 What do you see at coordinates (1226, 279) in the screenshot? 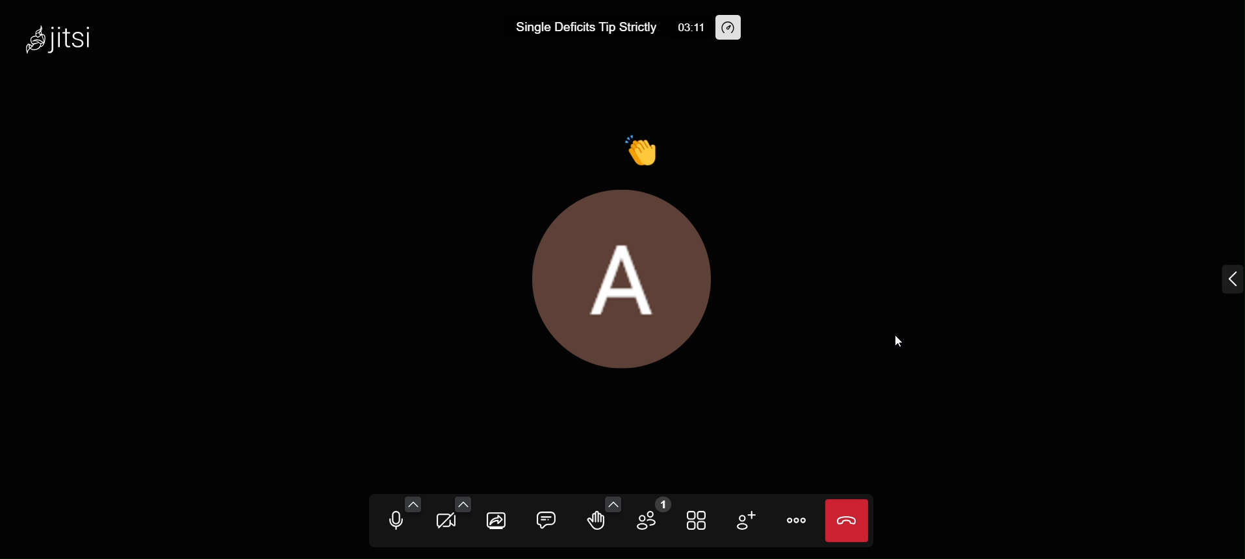
I see `expand` at bounding box center [1226, 279].